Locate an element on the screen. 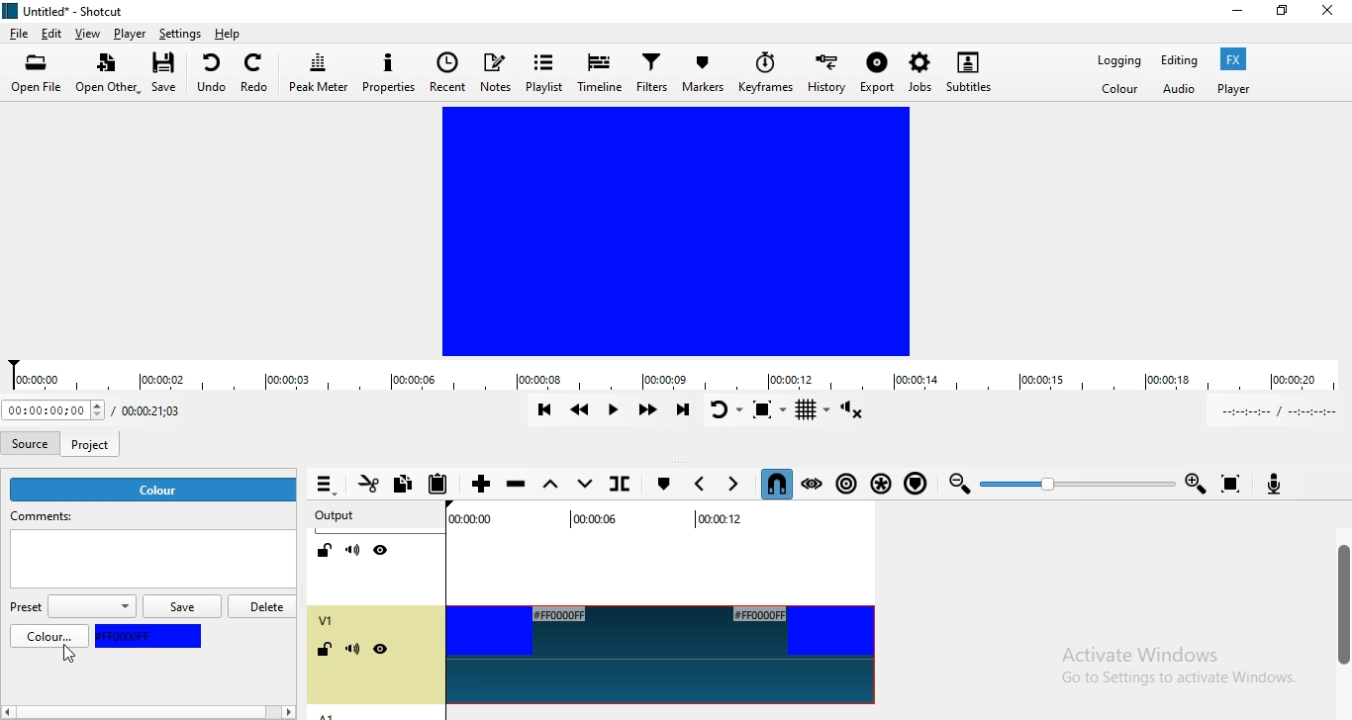 Image resolution: width=1352 pixels, height=720 pixels. Zoom out is located at coordinates (957, 484).